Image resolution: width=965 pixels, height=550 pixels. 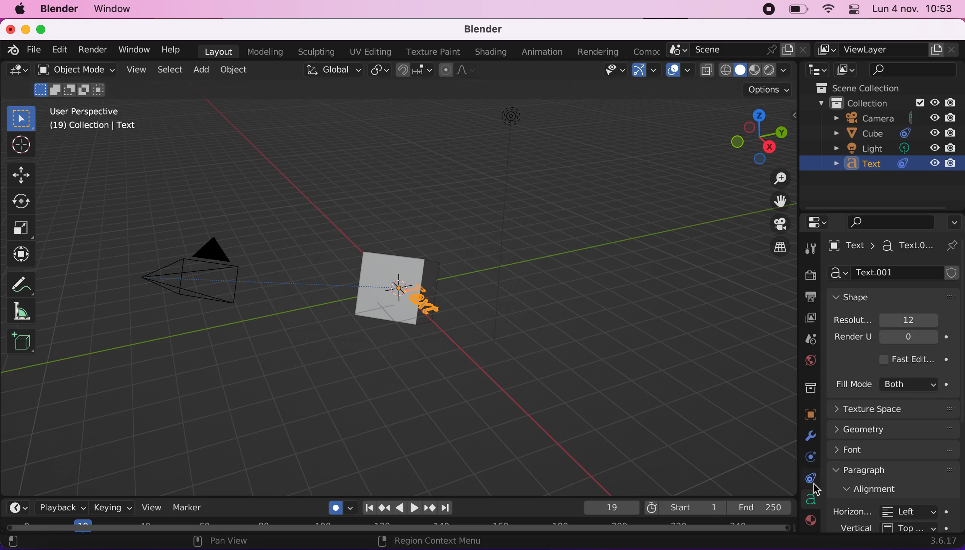 What do you see at coordinates (528, 117) in the screenshot?
I see `light` at bounding box center [528, 117].